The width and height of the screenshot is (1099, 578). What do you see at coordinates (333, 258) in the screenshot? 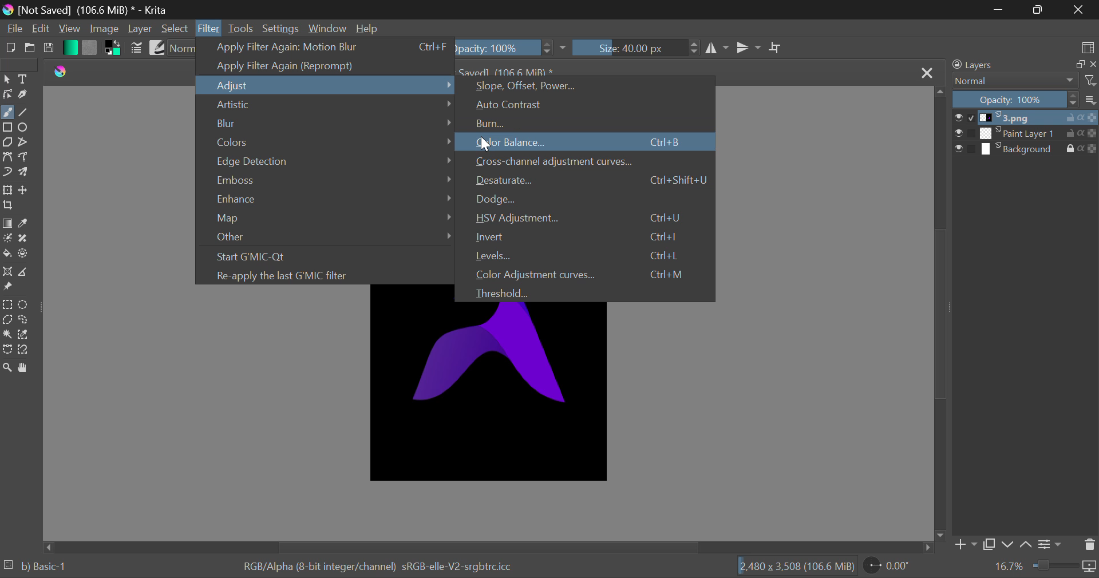
I see `Smart GMIC-Qt` at bounding box center [333, 258].